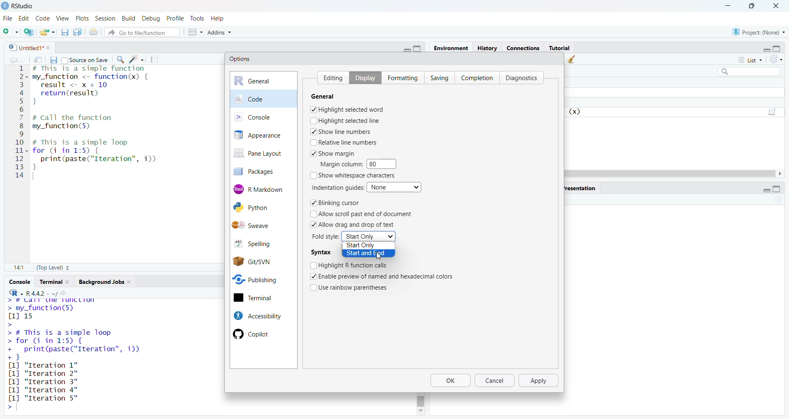 The width and height of the screenshot is (789, 419). Describe the element at coordinates (42, 390) in the screenshot. I see `[1] "Iteration 3"` at that location.